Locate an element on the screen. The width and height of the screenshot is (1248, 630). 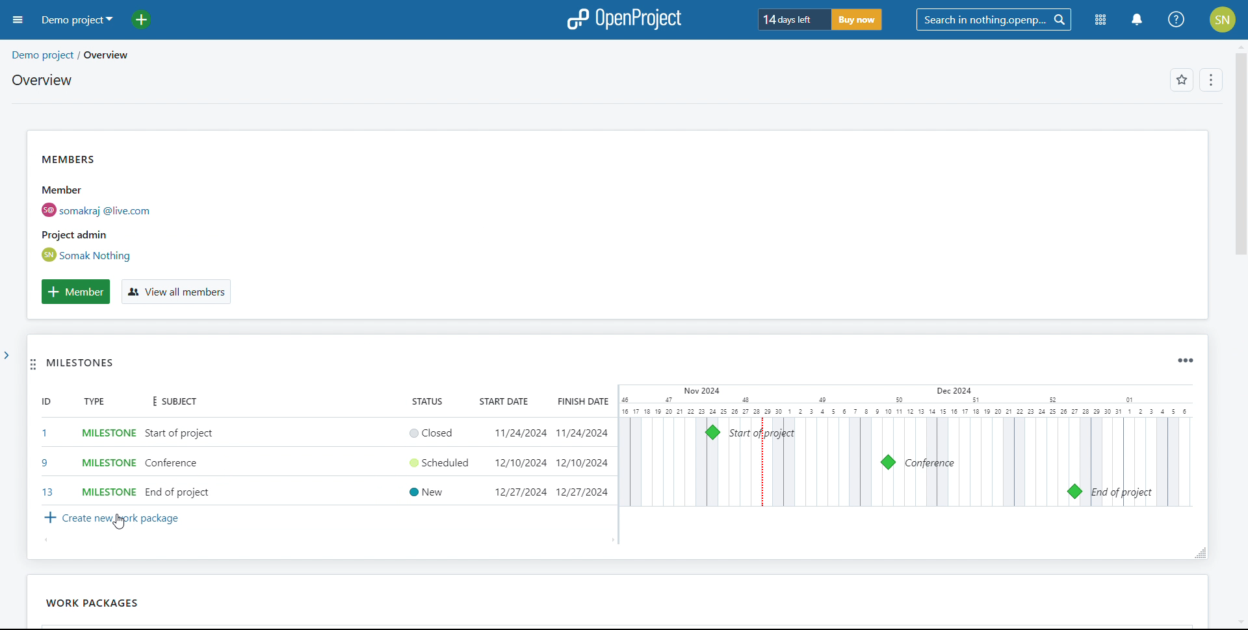
search is located at coordinates (993, 20).